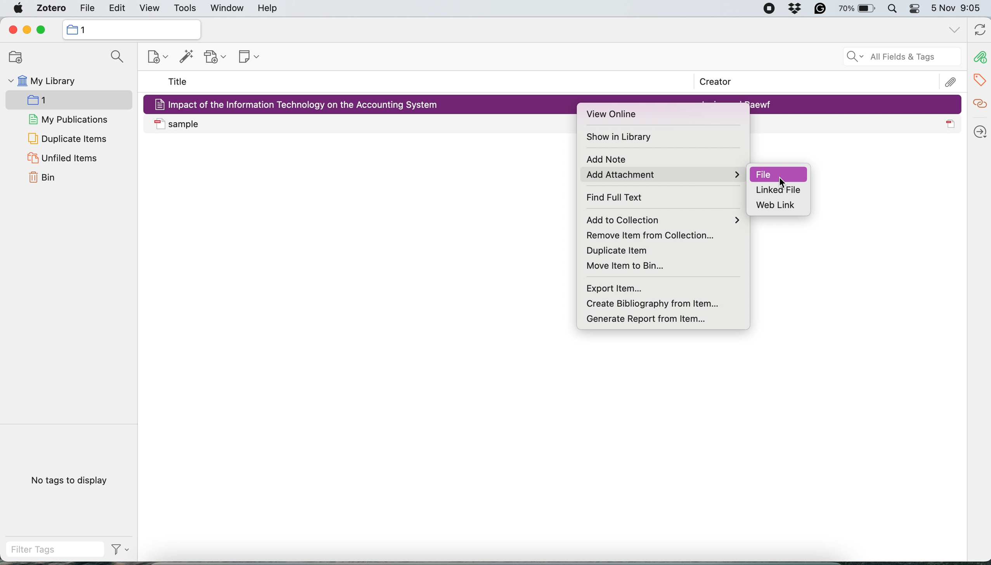  What do you see at coordinates (666, 220) in the screenshot?
I see `add to collection` at bounding box center [666, 220].